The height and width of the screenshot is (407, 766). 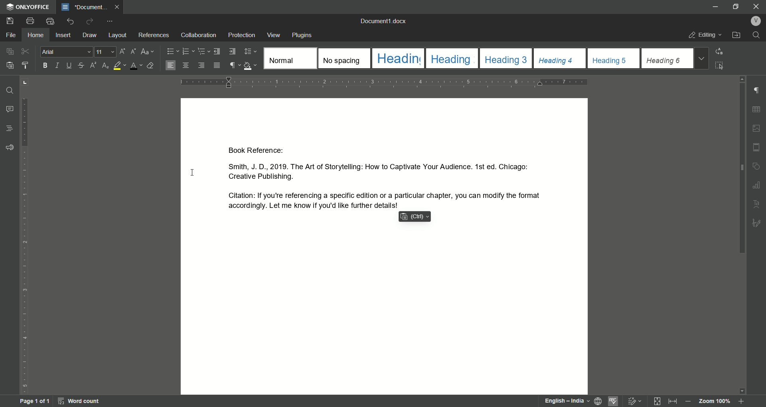 I want to click on redo, so click(x=90, y=21).